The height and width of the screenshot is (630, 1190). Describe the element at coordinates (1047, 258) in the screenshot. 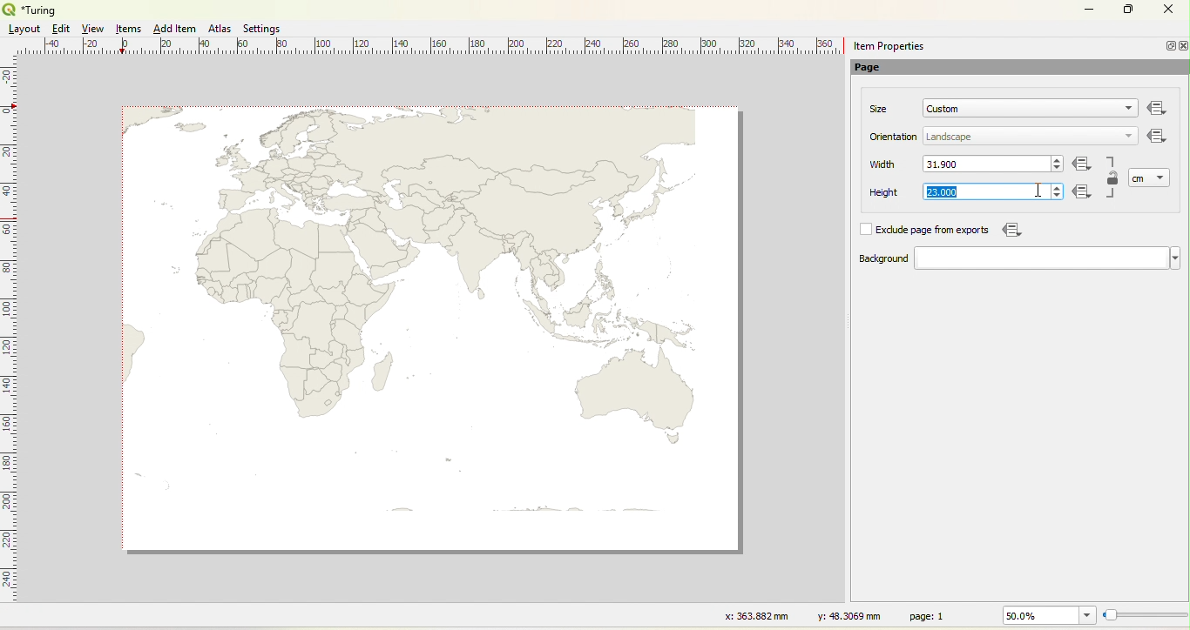

I see `dropdown` at that location.